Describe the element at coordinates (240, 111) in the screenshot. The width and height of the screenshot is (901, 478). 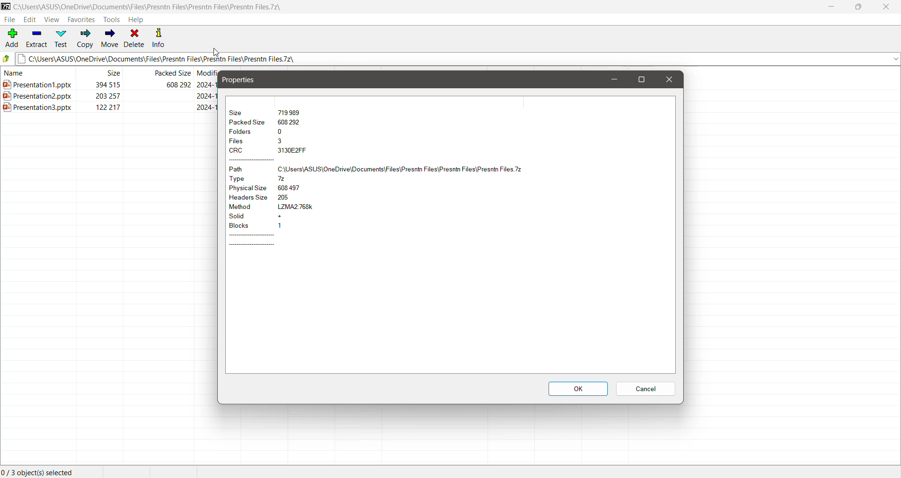
I see `Size` at that location.